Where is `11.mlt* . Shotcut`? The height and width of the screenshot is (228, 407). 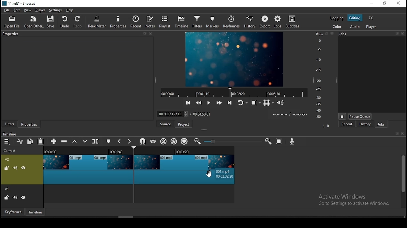 11.mlt* . Shotcut is located at coordinates (19, 3).